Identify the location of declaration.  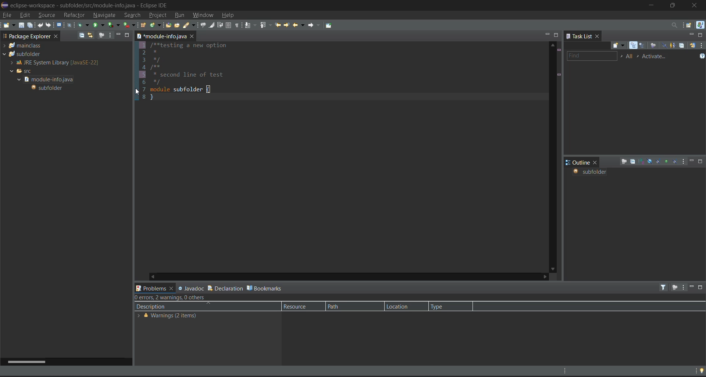
(225, 287).